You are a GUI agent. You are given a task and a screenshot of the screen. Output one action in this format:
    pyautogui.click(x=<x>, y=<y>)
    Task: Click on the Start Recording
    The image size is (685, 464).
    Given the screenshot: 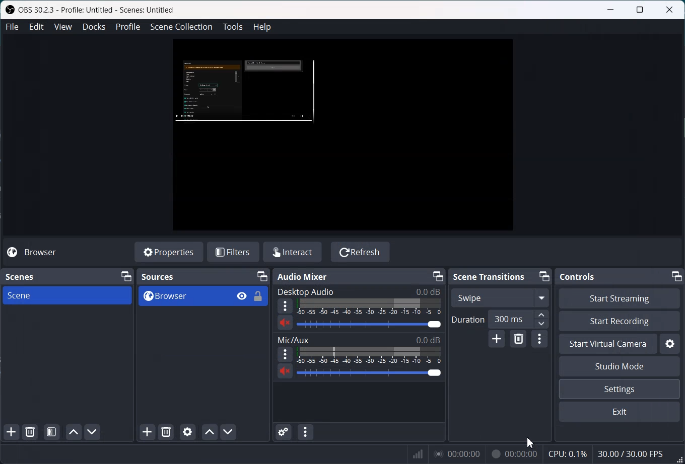 What is the action you would take?
    pyautogui.click(x=620, y=322)
    